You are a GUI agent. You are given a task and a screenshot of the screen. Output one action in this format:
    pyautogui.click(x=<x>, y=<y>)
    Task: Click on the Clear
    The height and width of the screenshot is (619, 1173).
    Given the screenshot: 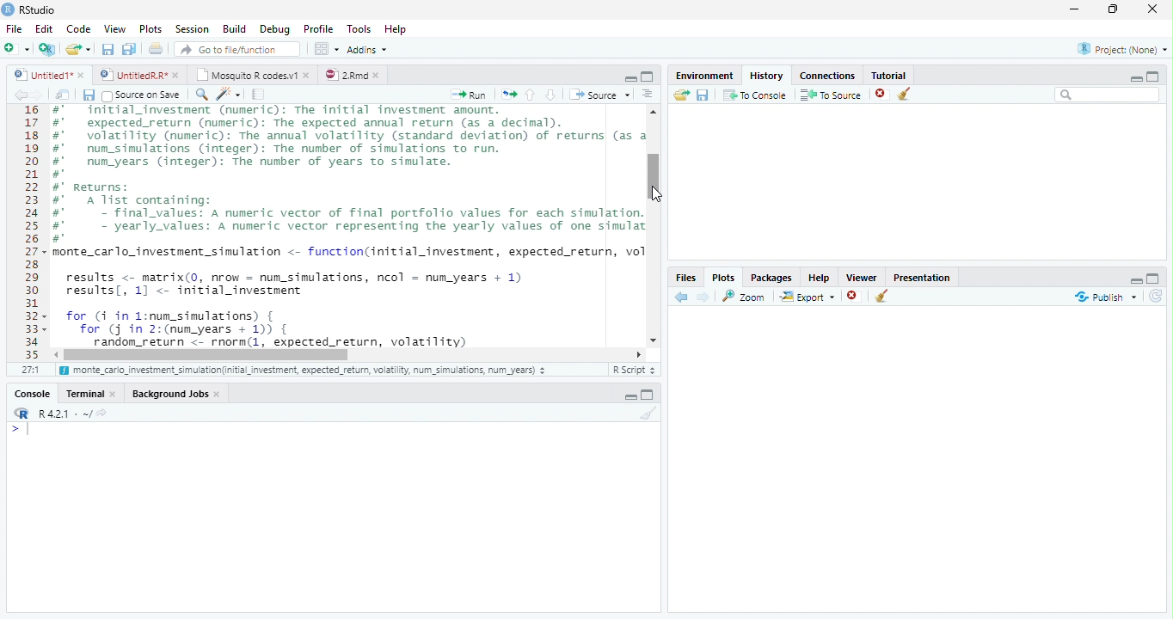 What is the action you would take?
    pyautogui.click(x=646, y=414)
    